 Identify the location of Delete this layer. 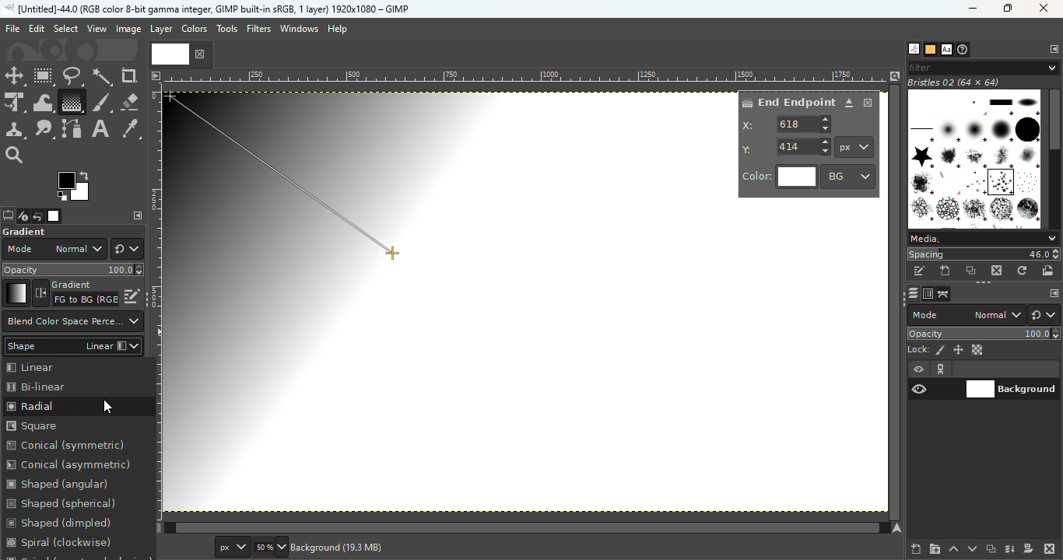
(1051, 549).